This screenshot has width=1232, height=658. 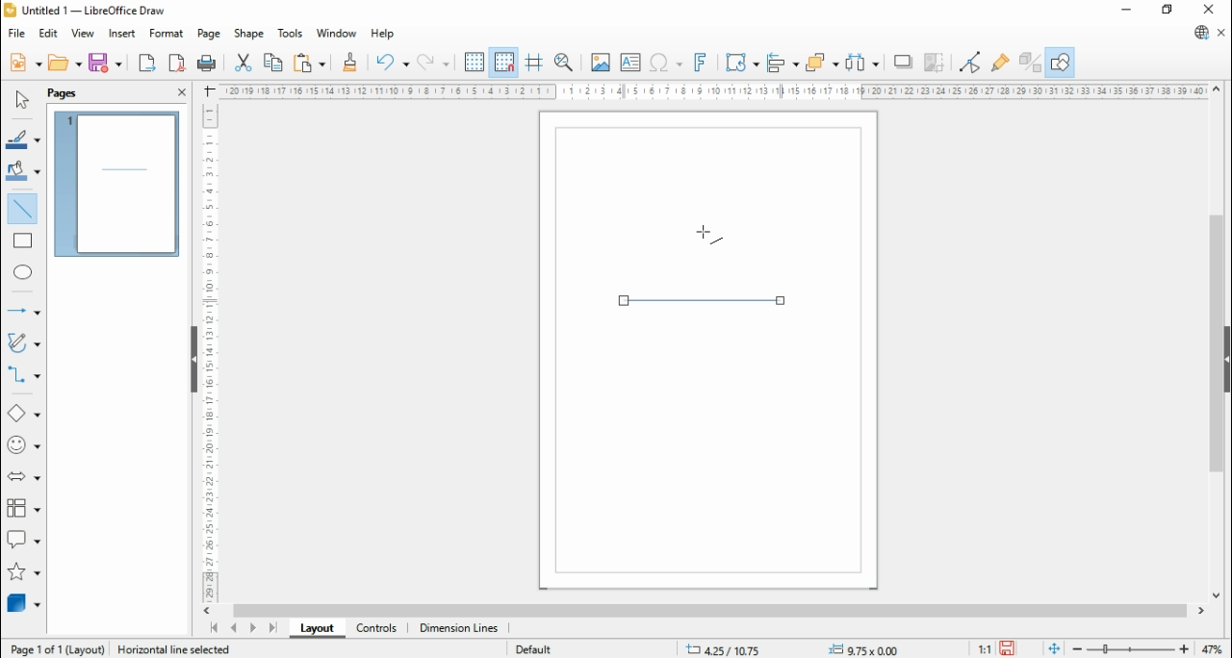 What do you see at coordinates (121, 34) in the screenshot?
I see `insert` at bounding box center [121, 34].